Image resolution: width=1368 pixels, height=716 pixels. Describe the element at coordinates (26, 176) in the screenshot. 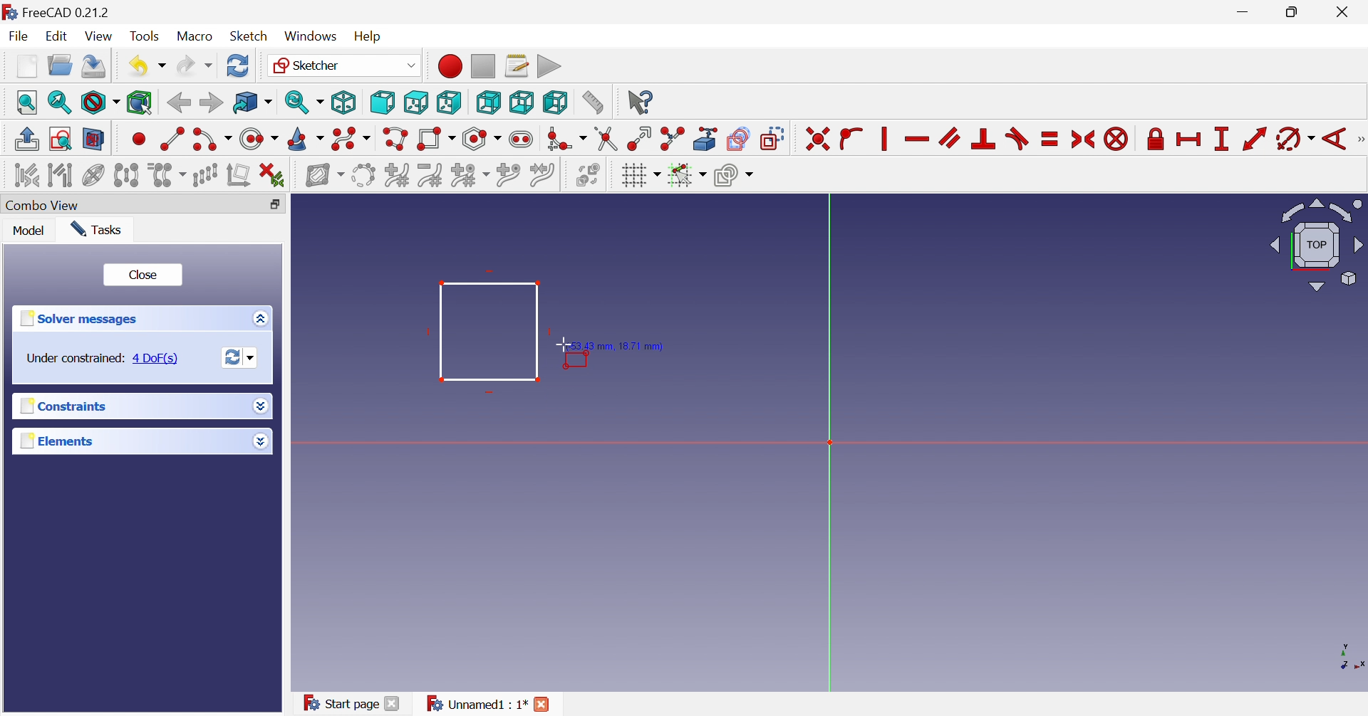

I see `Select associated constraints` at that location.